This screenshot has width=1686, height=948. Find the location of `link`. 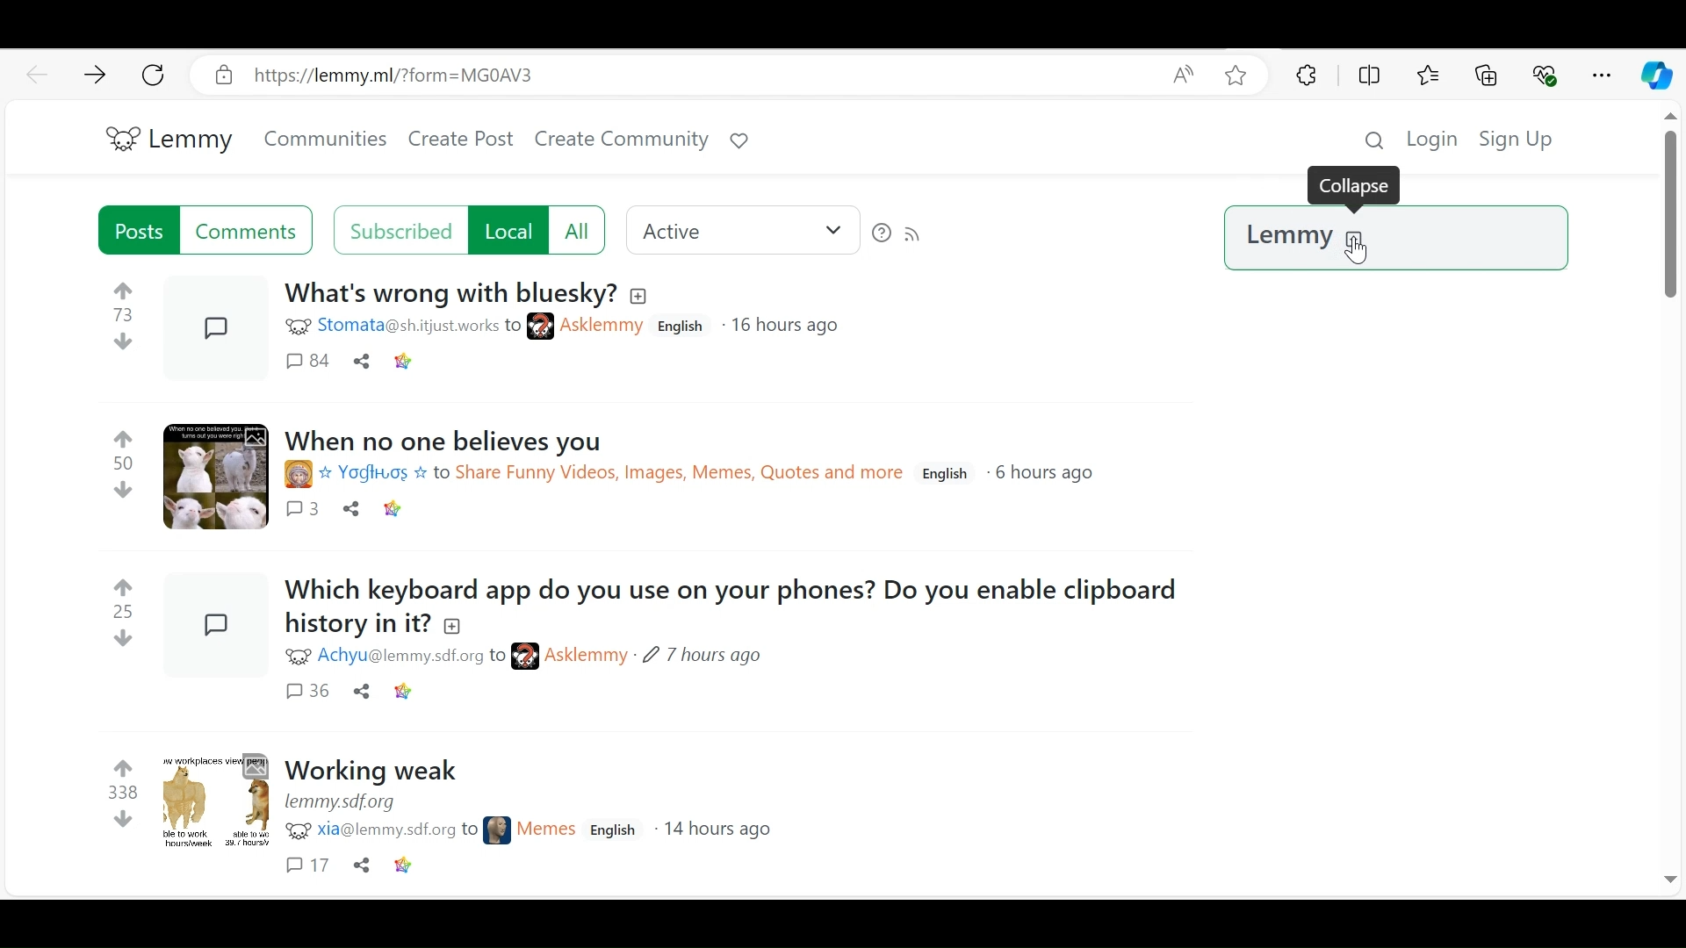

link is located at coordinates (397, 511).